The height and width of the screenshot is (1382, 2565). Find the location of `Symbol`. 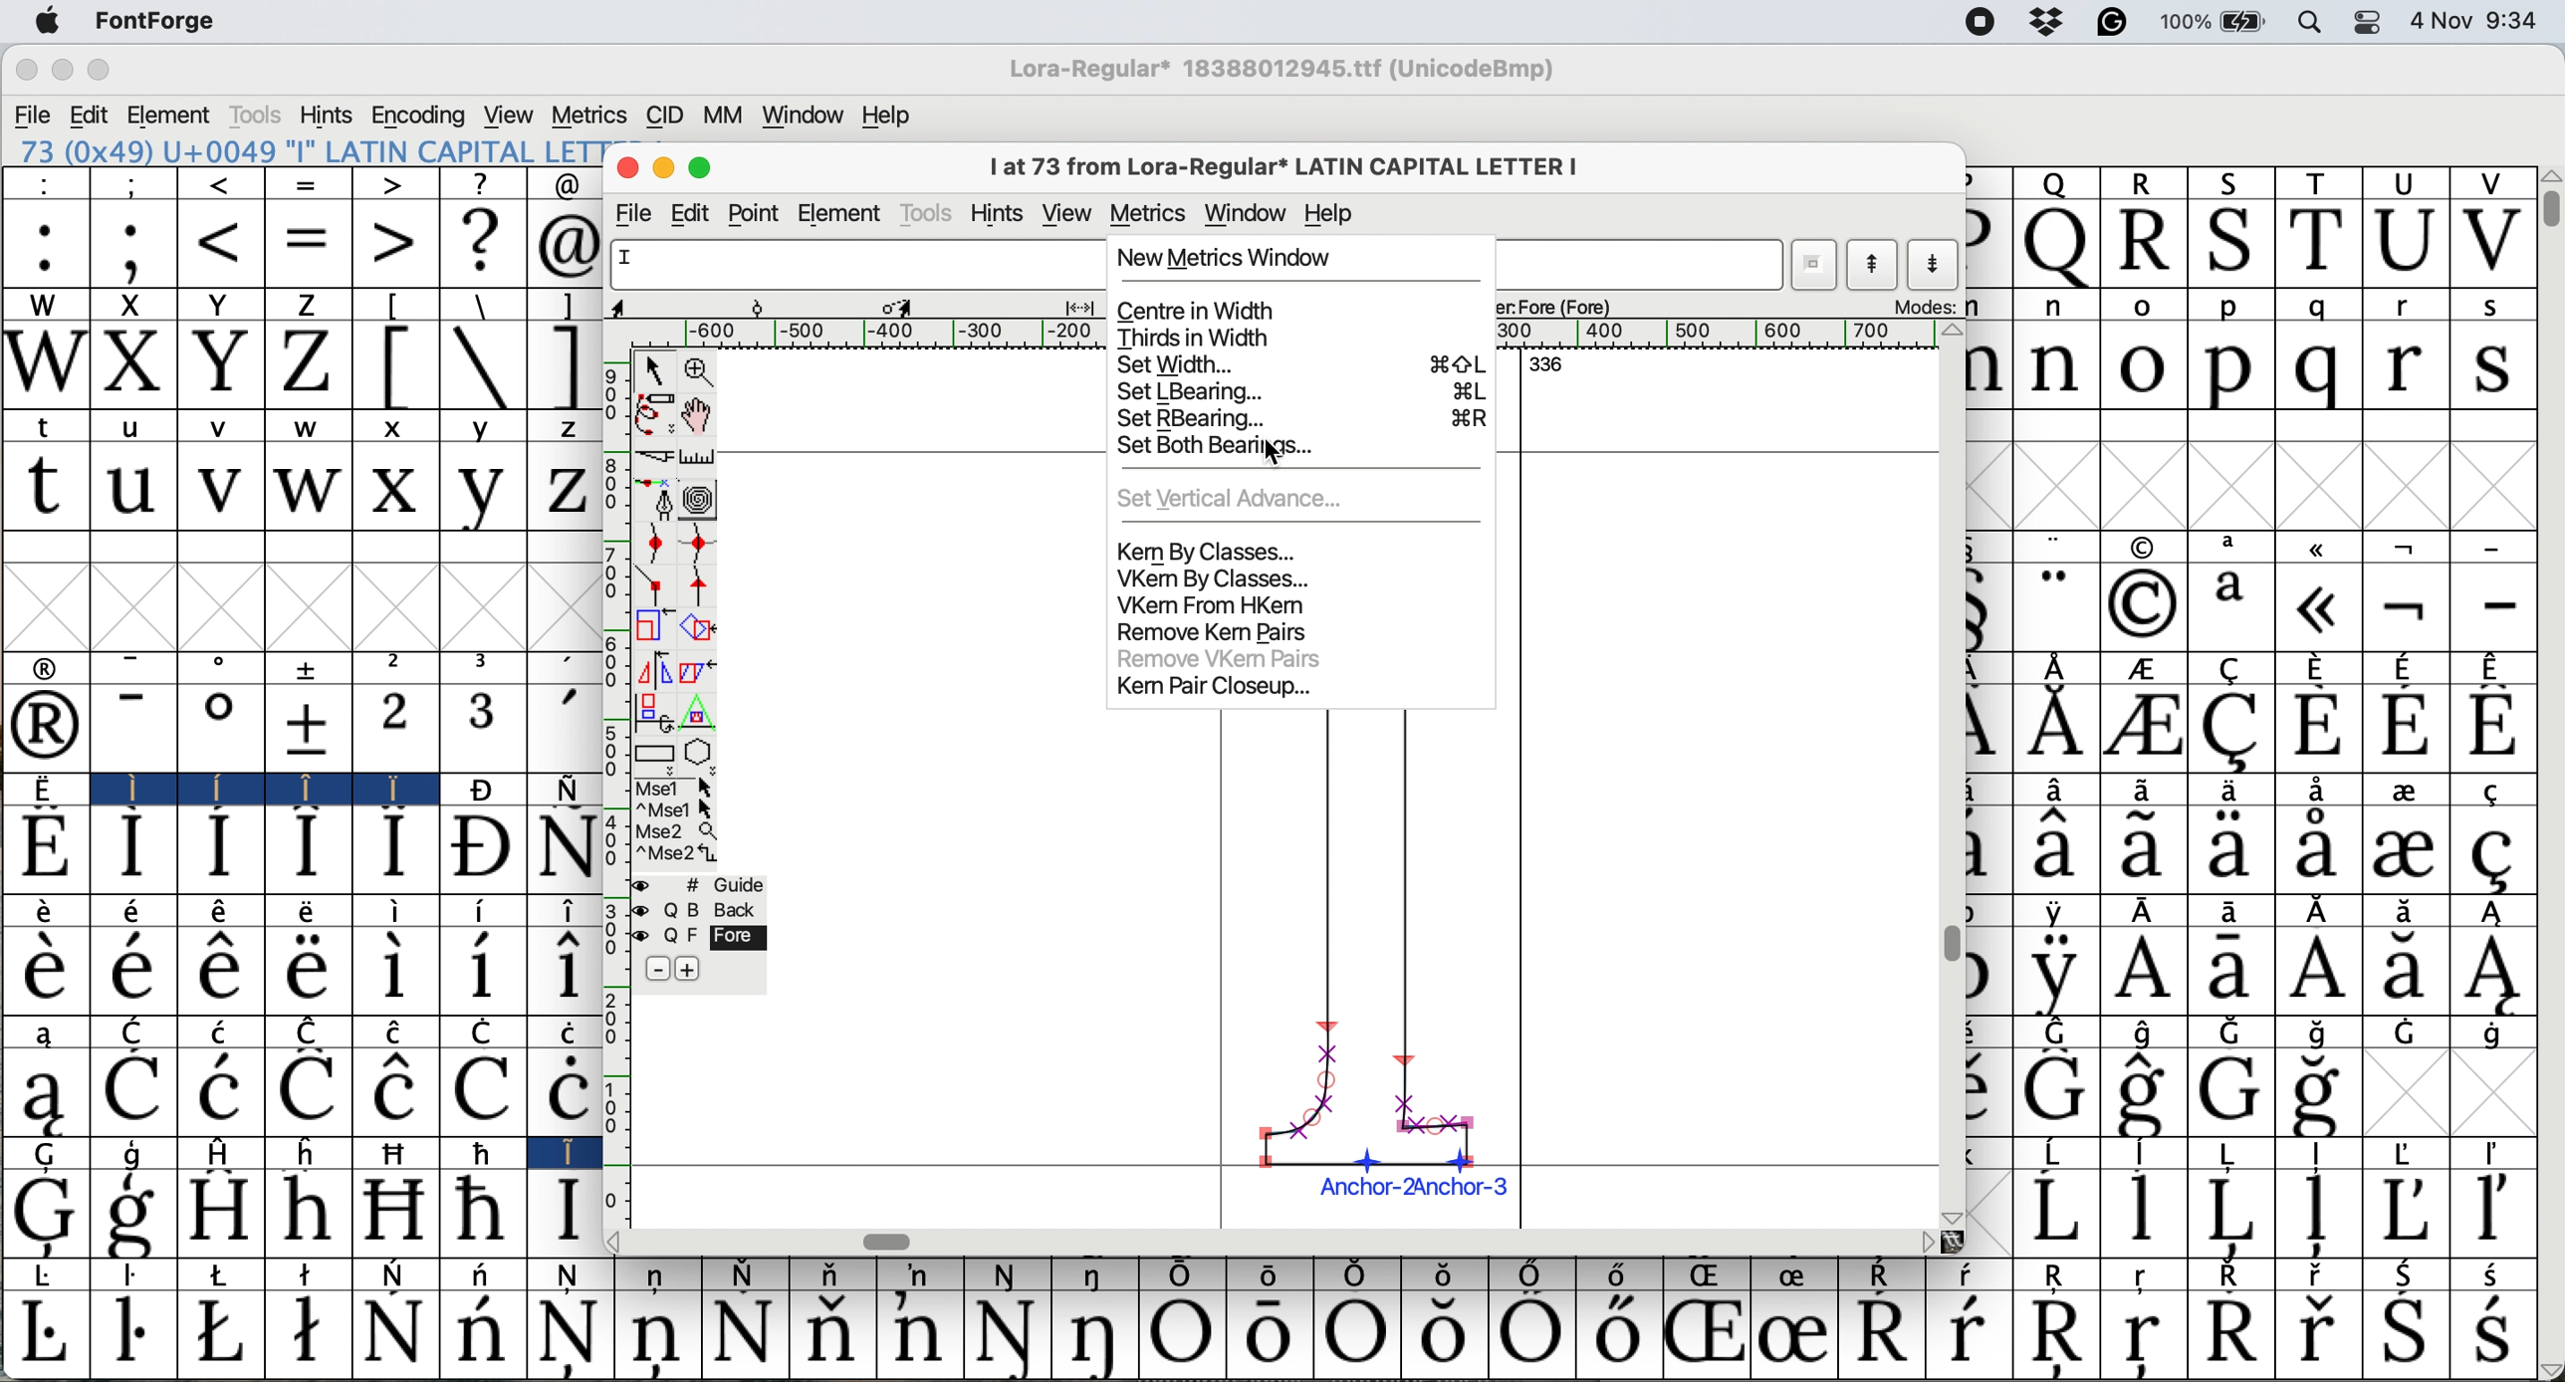

Symbol is located at coordinates (309, 1090).